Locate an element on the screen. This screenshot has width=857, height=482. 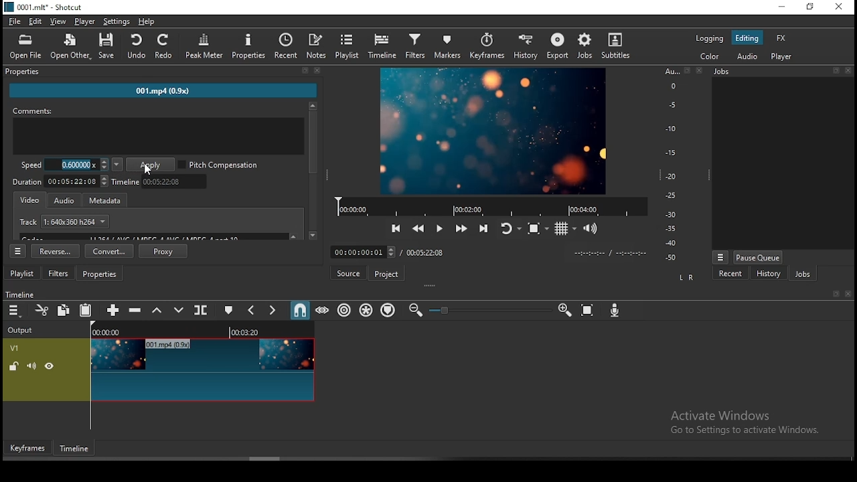
source is located at coordinates (350, 272).